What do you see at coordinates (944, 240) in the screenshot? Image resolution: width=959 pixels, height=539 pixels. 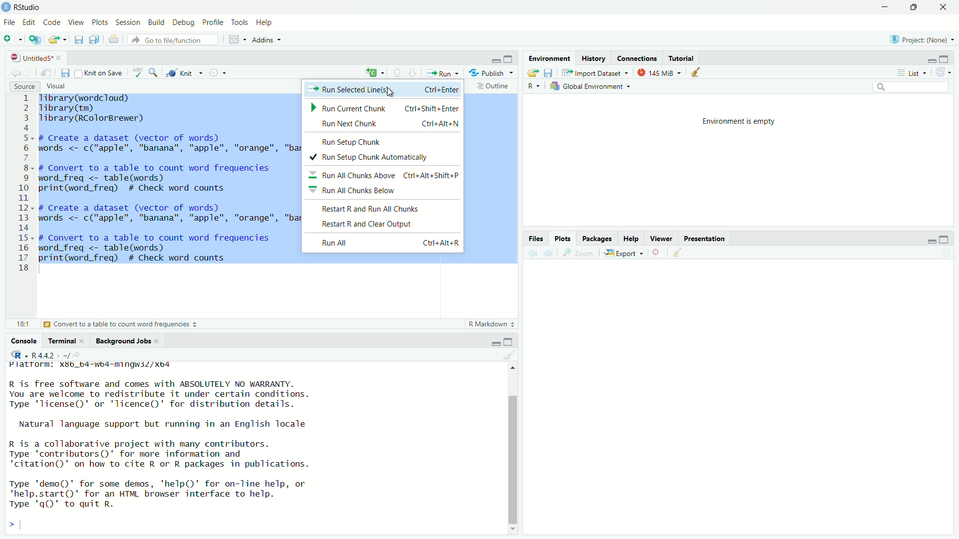 I see `Maximize` at bounding box center [944, 240].